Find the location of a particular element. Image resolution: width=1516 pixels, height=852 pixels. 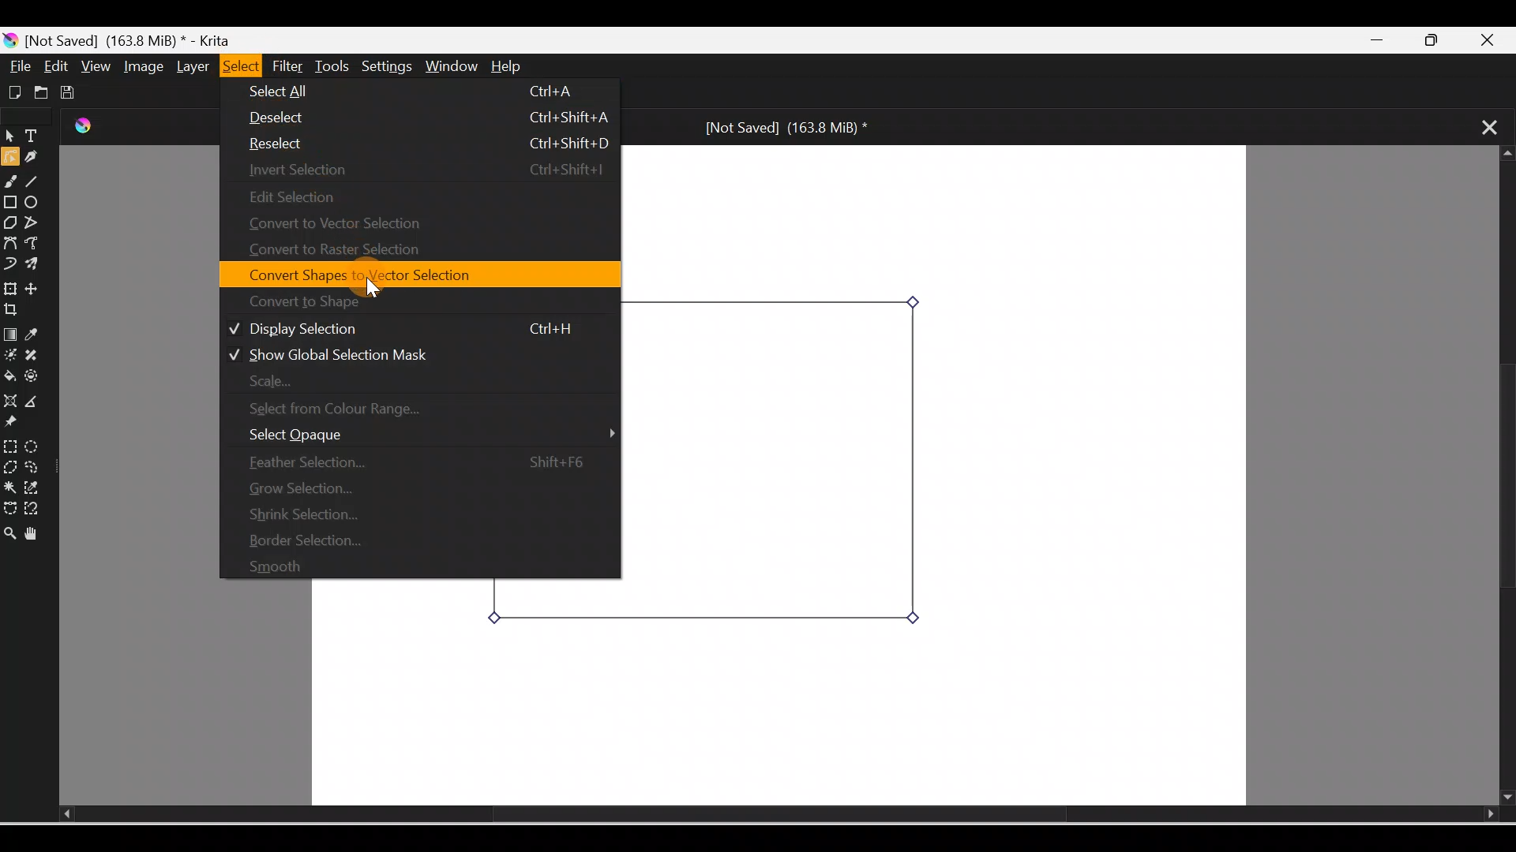

Window is located at coordinates (454, 68).